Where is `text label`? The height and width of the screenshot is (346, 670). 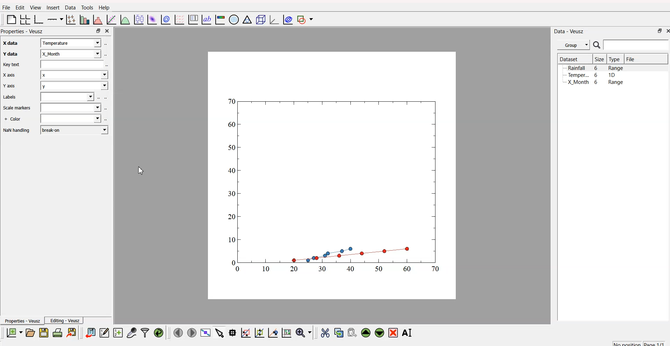
text label is located at coordinates (205, 20).